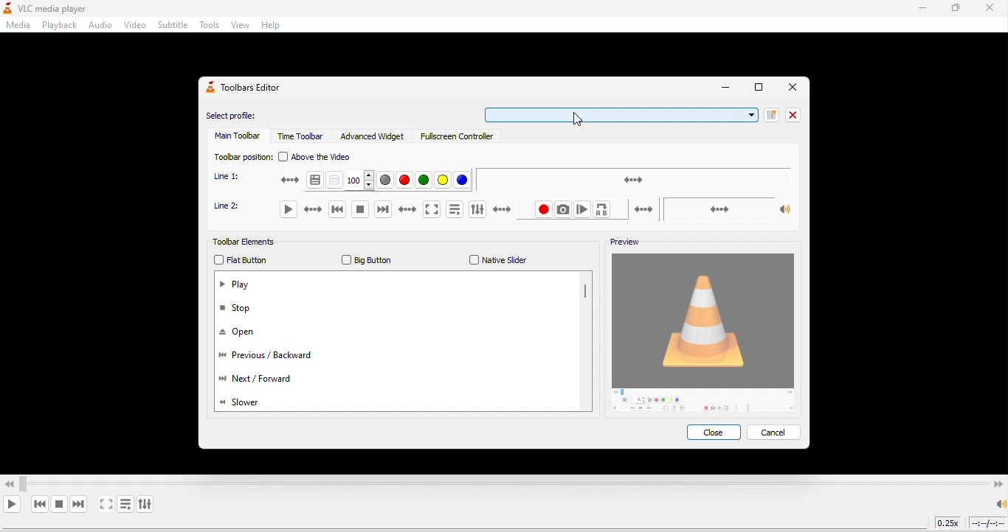  I want to click on time toolbar, so click(302, 136).